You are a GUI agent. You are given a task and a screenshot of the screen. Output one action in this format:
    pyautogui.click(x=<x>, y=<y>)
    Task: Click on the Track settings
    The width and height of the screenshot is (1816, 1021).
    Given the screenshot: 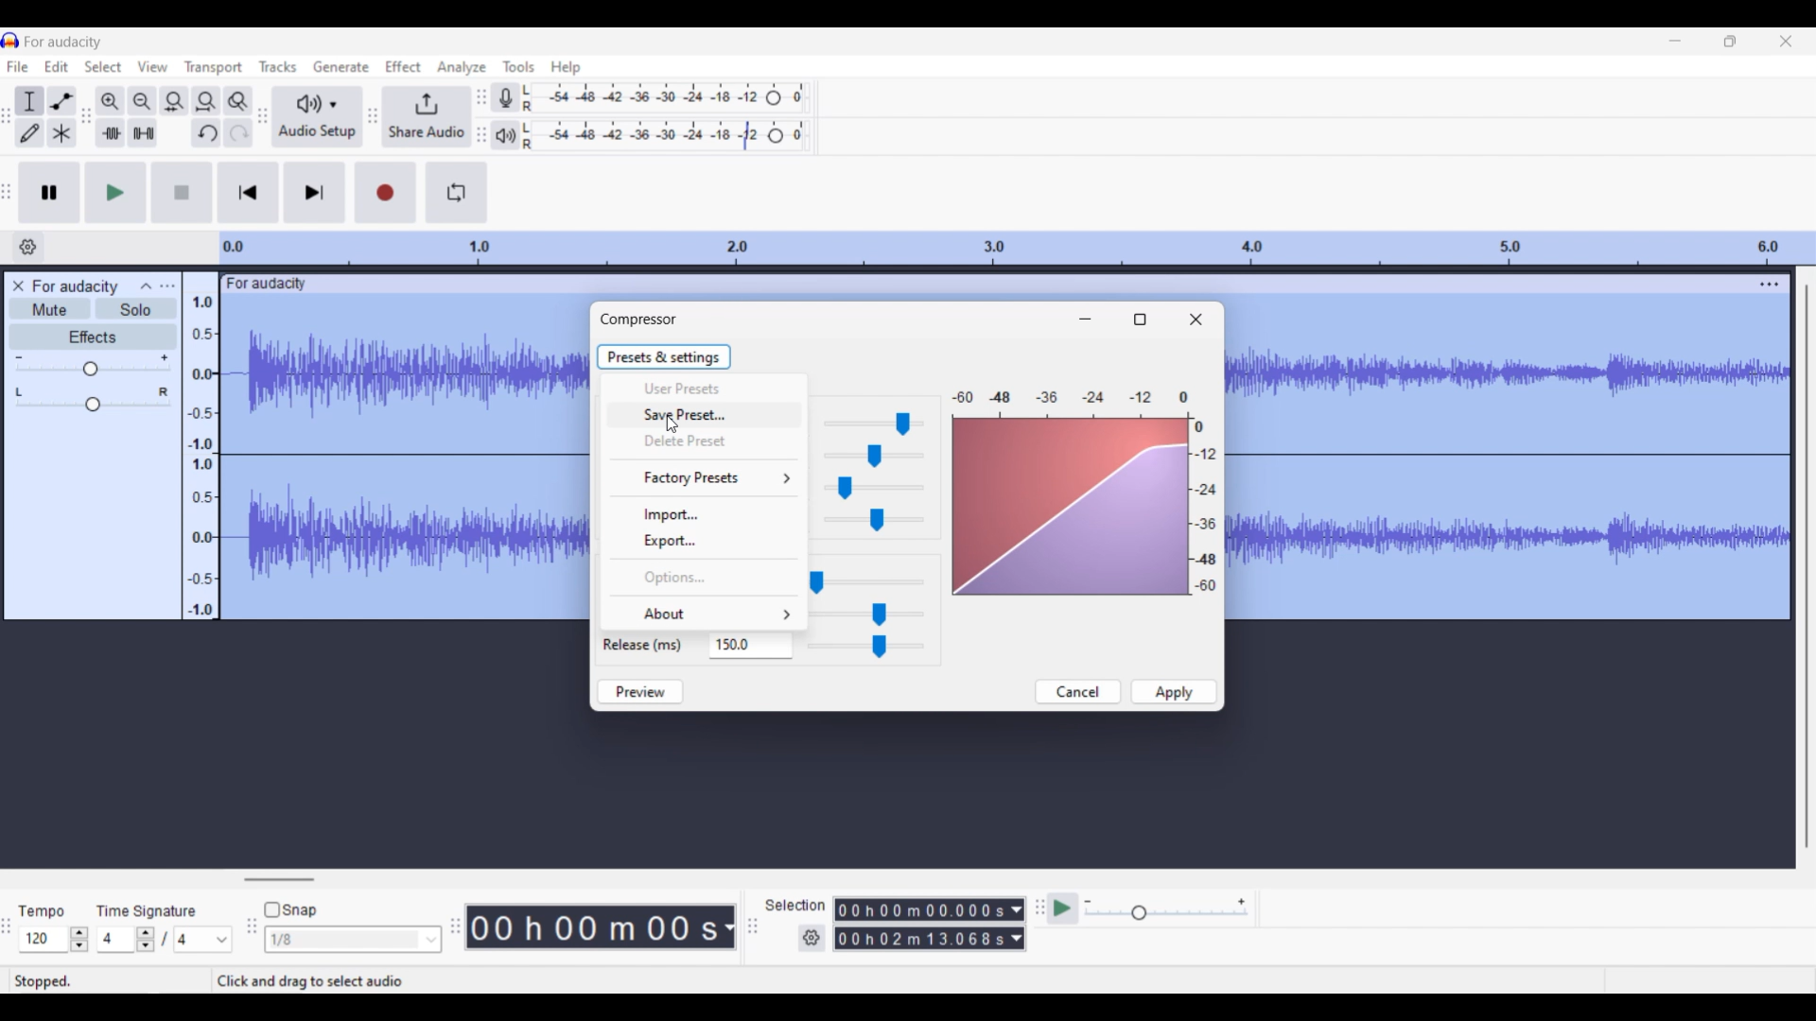 What is the action you would take?
    pyautogui.click(x=1770, y=284)
    